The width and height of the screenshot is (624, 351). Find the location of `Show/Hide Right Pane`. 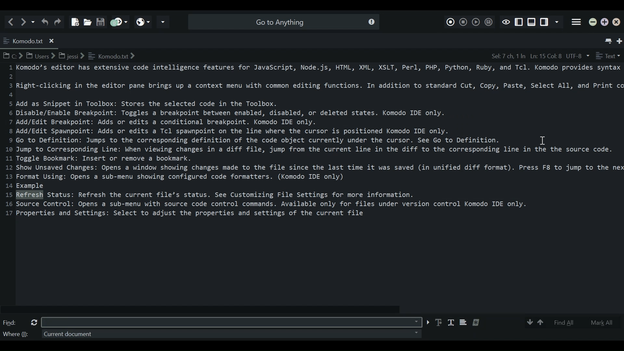

Show/Hide Right Pane is located at coordinates (519, 22).